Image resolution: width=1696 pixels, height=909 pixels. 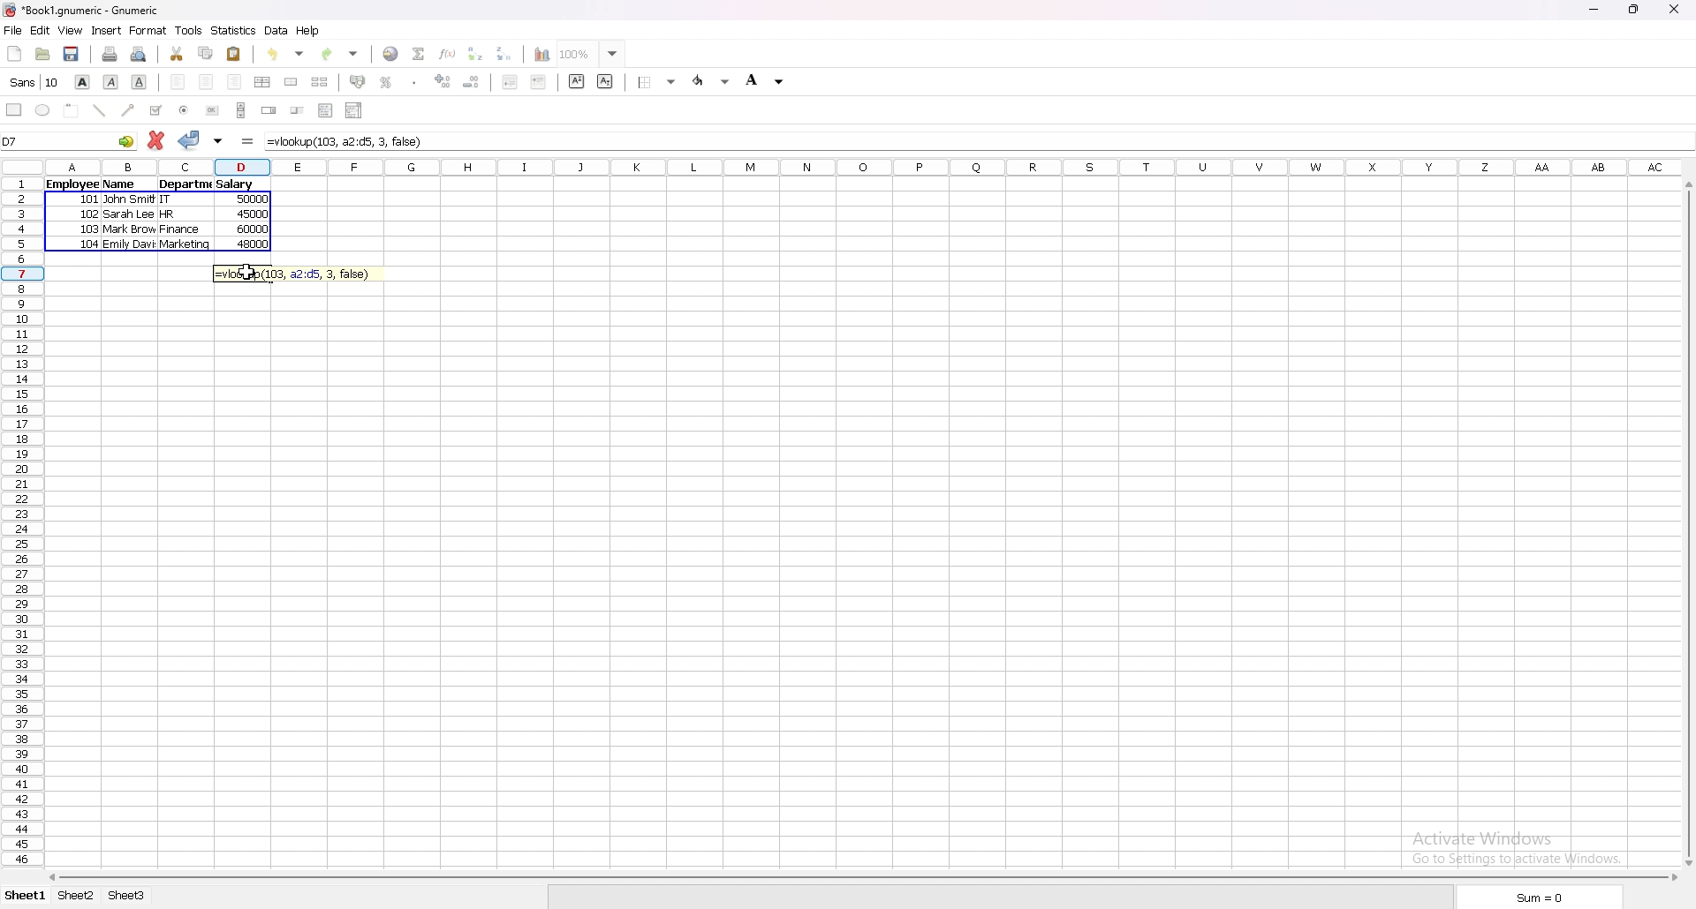 What do you see at coordinates (130, 109) in the screenshot?
I see `arrowed line` at bounding box center [130, 109].